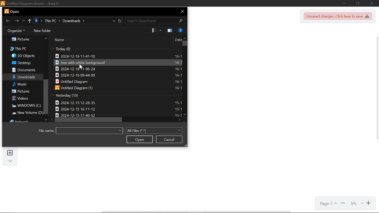 The height and width of the screenshot is (213, 379). What do you see at coordinates (78, 96) in the screenshot?
I see `Creation date` at bounding box center [78, 96].